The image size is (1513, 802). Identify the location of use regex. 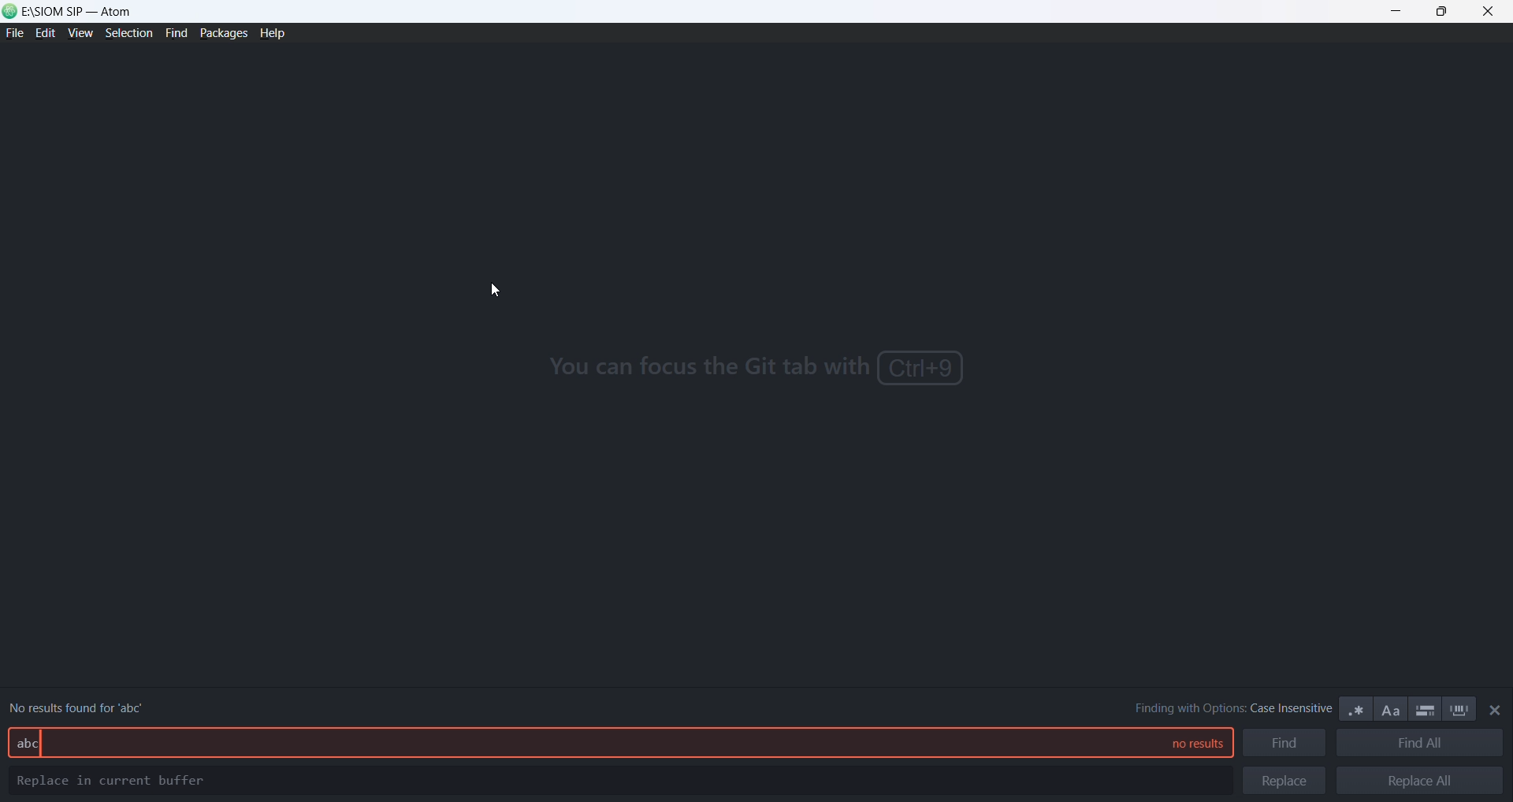
(1357, 709).